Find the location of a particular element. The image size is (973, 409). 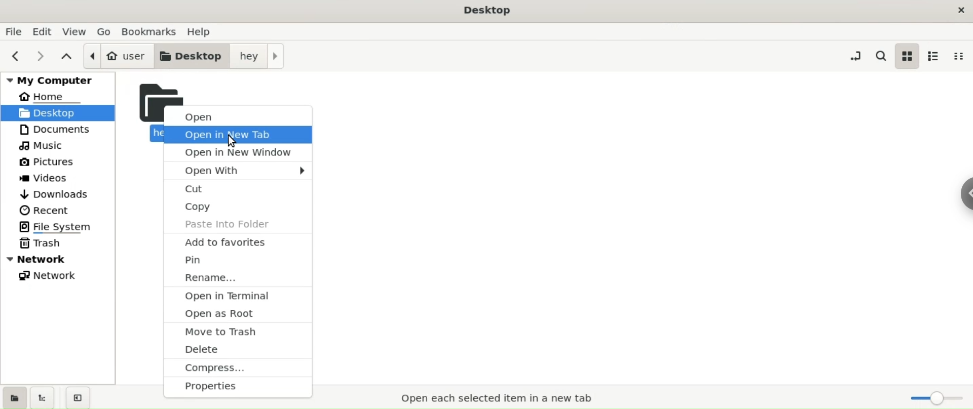

compact view is located at coordinates (959, 56).